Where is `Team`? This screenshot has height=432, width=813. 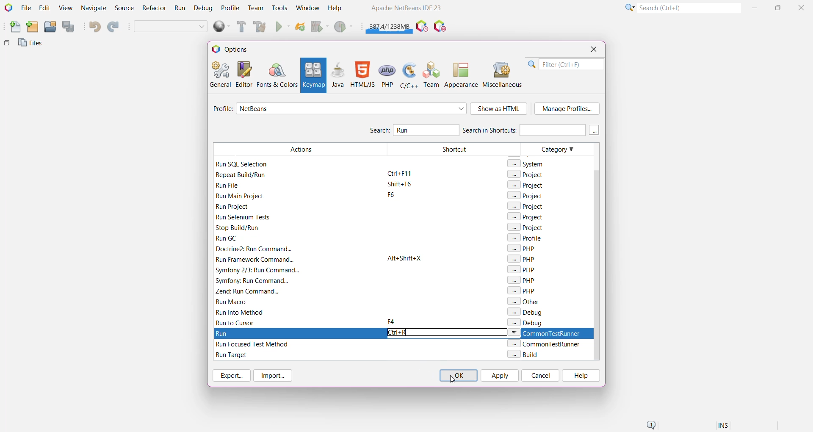 Team is located at coordinates (255, 8).